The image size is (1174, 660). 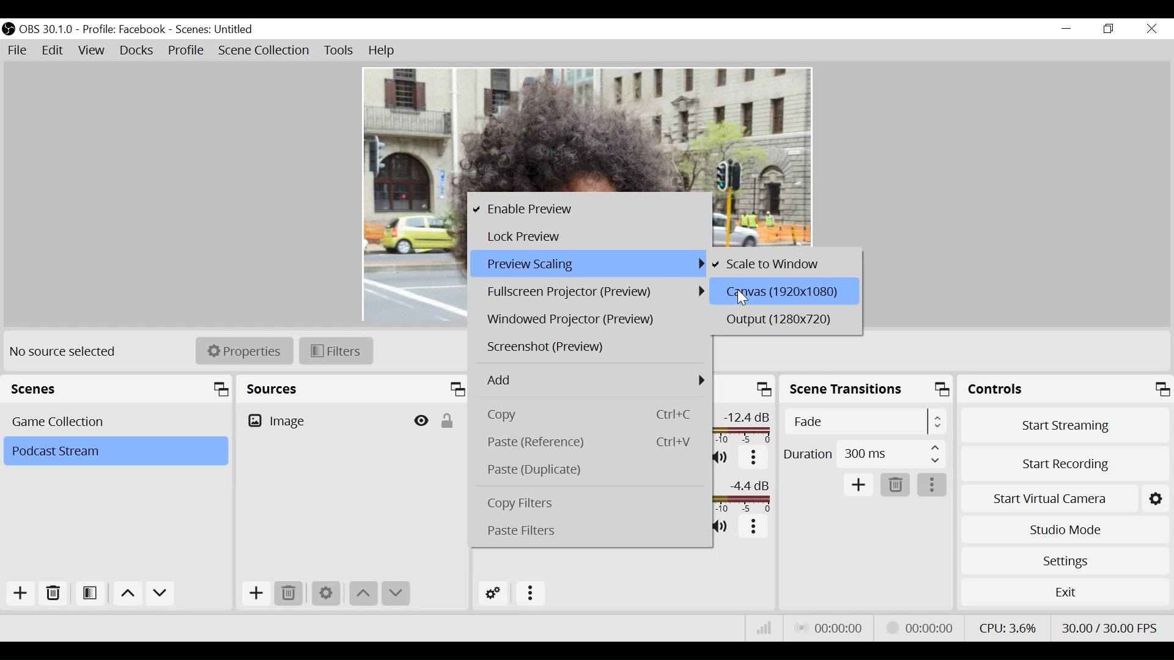 What do you see at coordinates (1066, 559) in the screenshot?
I see `Settings` at bounding box center [1066, 559].